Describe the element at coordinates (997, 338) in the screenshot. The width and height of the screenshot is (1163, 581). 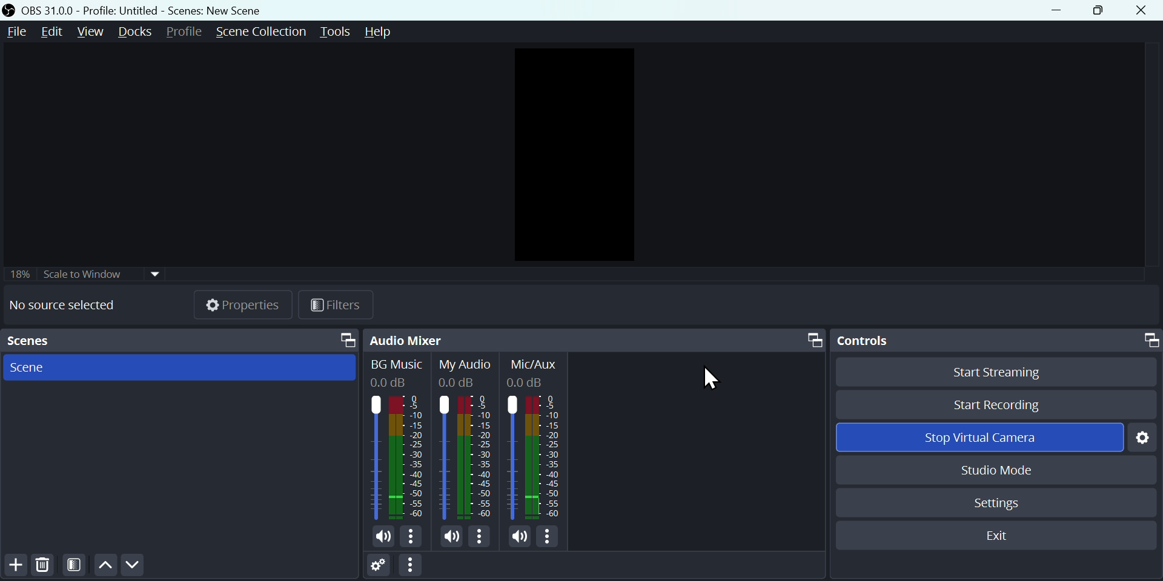
I see `Controls` at that location.